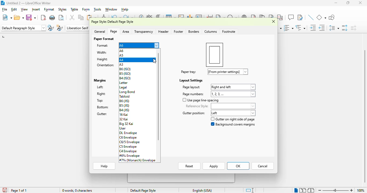 This screenshot has height=193, width=367. I want to click on text language, so click(202, 190).